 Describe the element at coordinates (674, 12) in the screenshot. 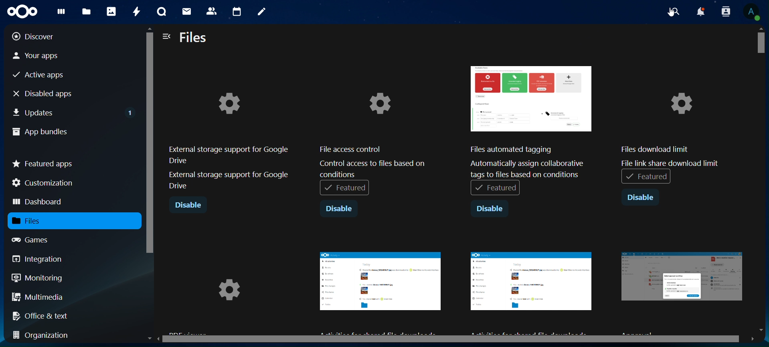

I see `search` at that location.